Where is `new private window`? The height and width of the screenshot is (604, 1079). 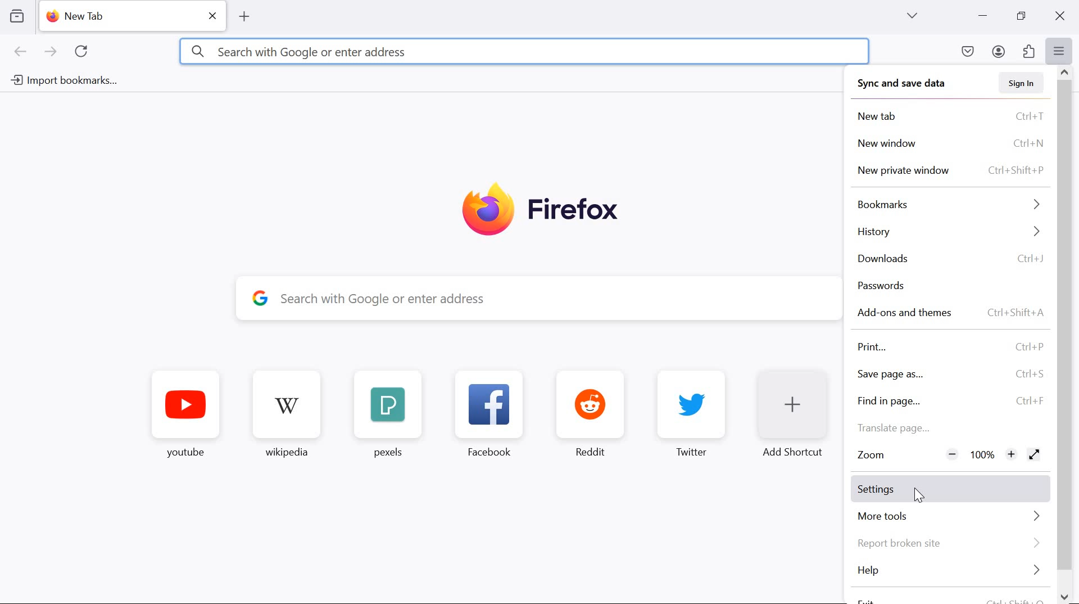
new private window is located at coordinates (950, 174).